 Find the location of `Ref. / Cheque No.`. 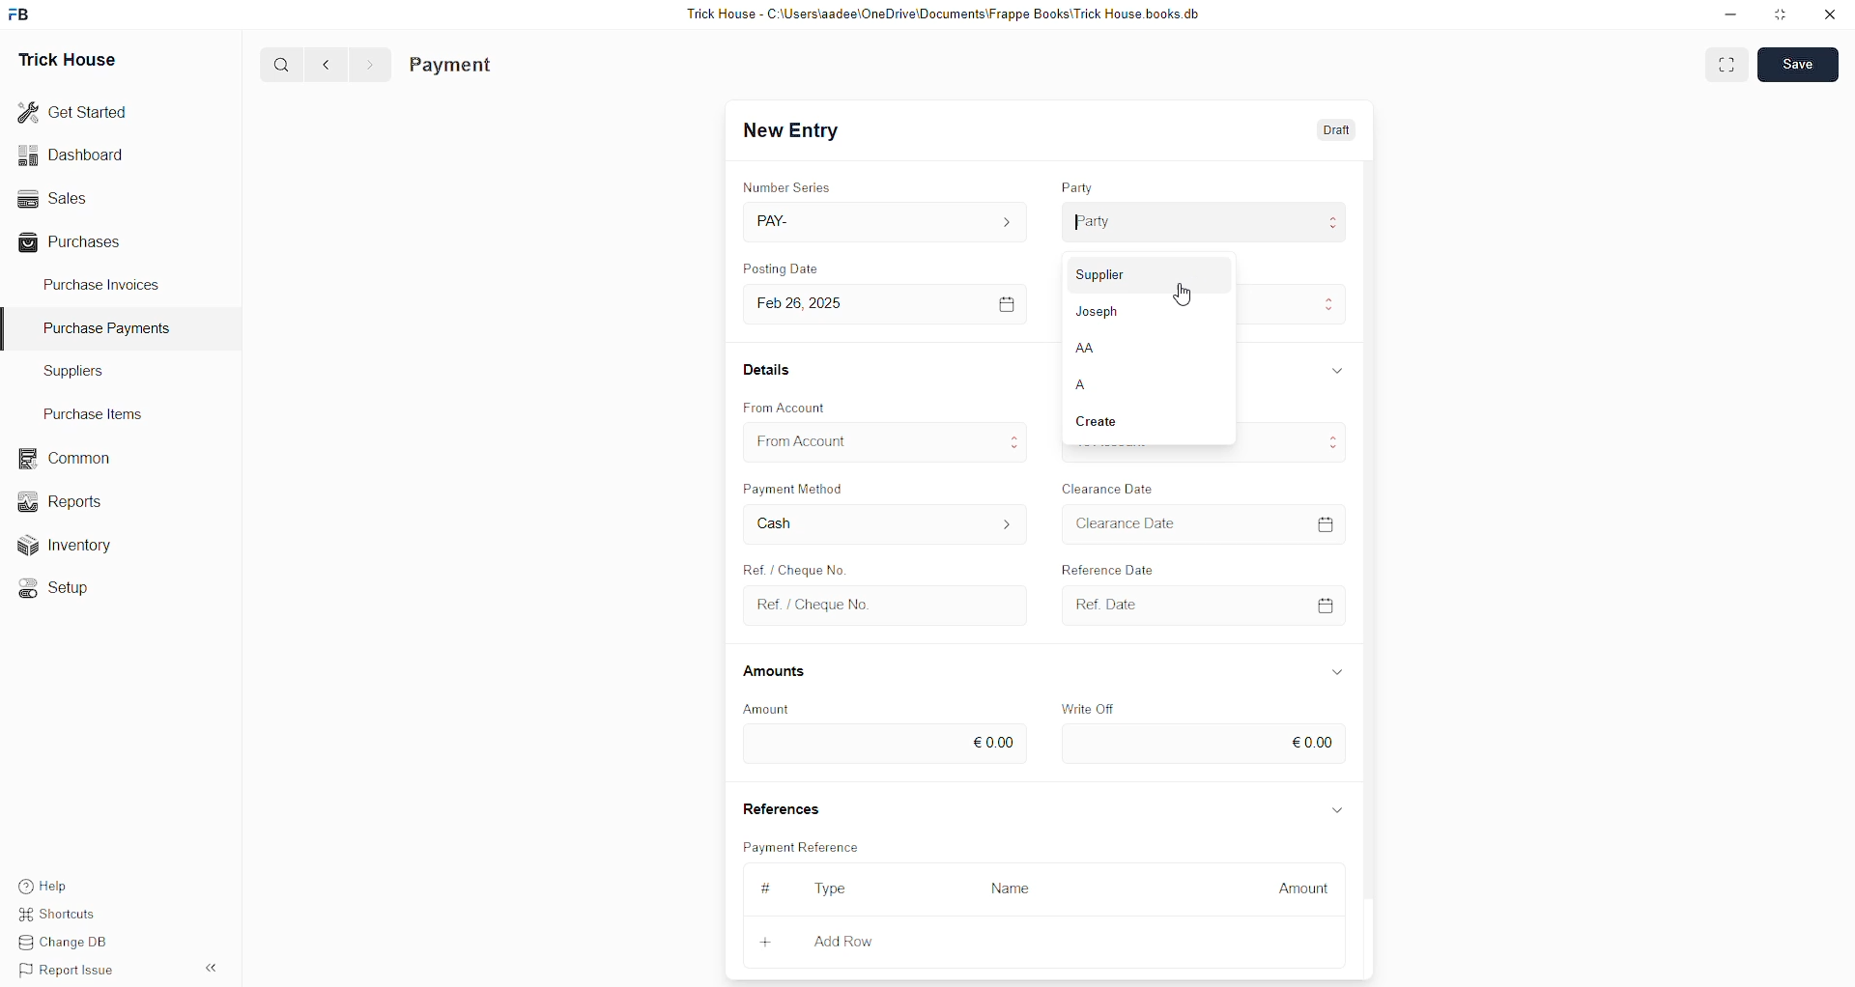

Ref. / Cheque No. is located at coordinates (882, 604).